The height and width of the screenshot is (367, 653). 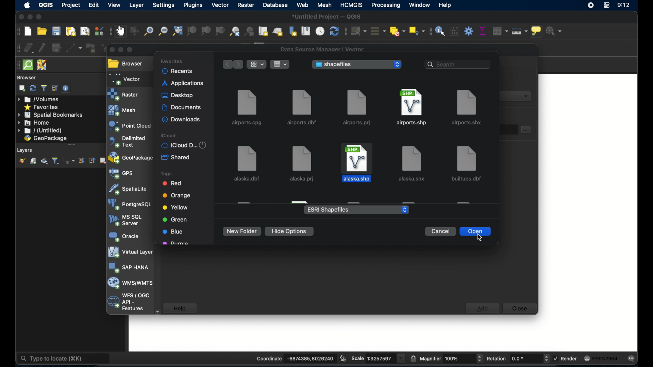 I want to click on vector selected, so click(x=125, y=78).